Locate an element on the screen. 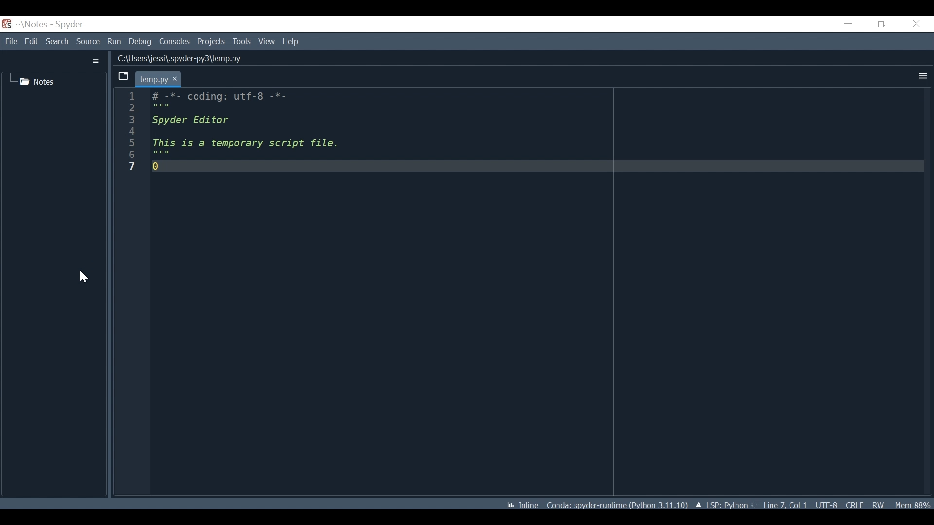 This screenshot has height=525, width=934. Project Name is located at coordinates (31, 24).